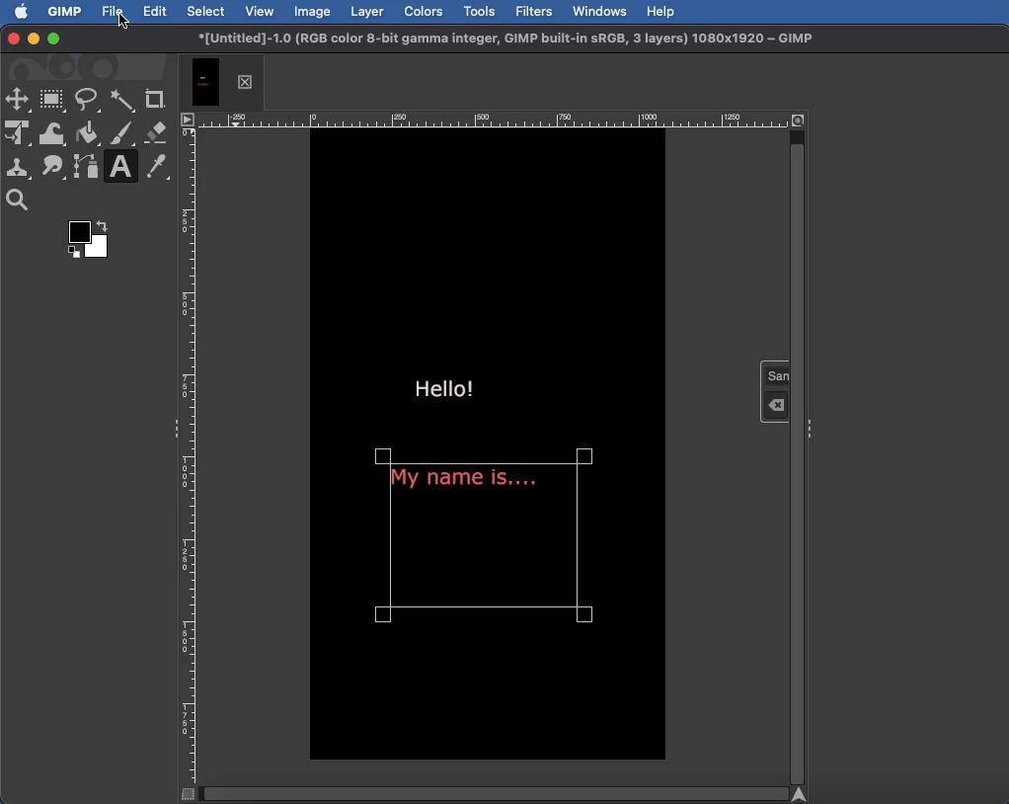  What do you see at coordinates (205, 12) in the screenshot?
I see `Select` at bounding box center [205, 12].